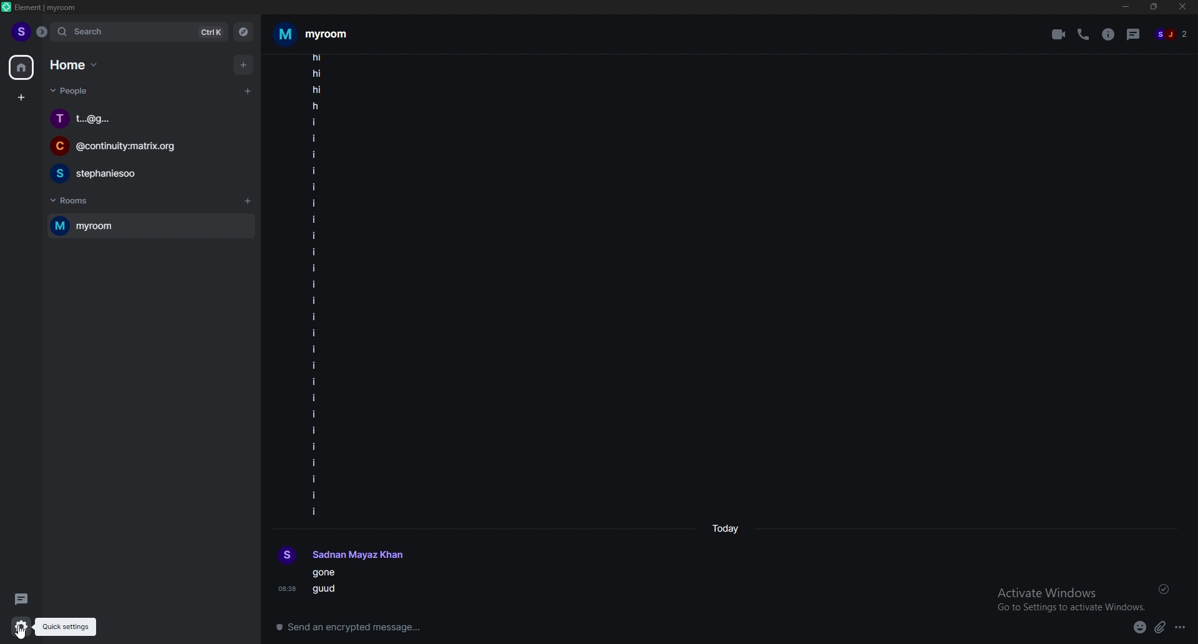 The width and height of the screenshot is (1198, 644). Describe the element at coordinates (1182, 627) in the screenshot. I see `options` at that location.